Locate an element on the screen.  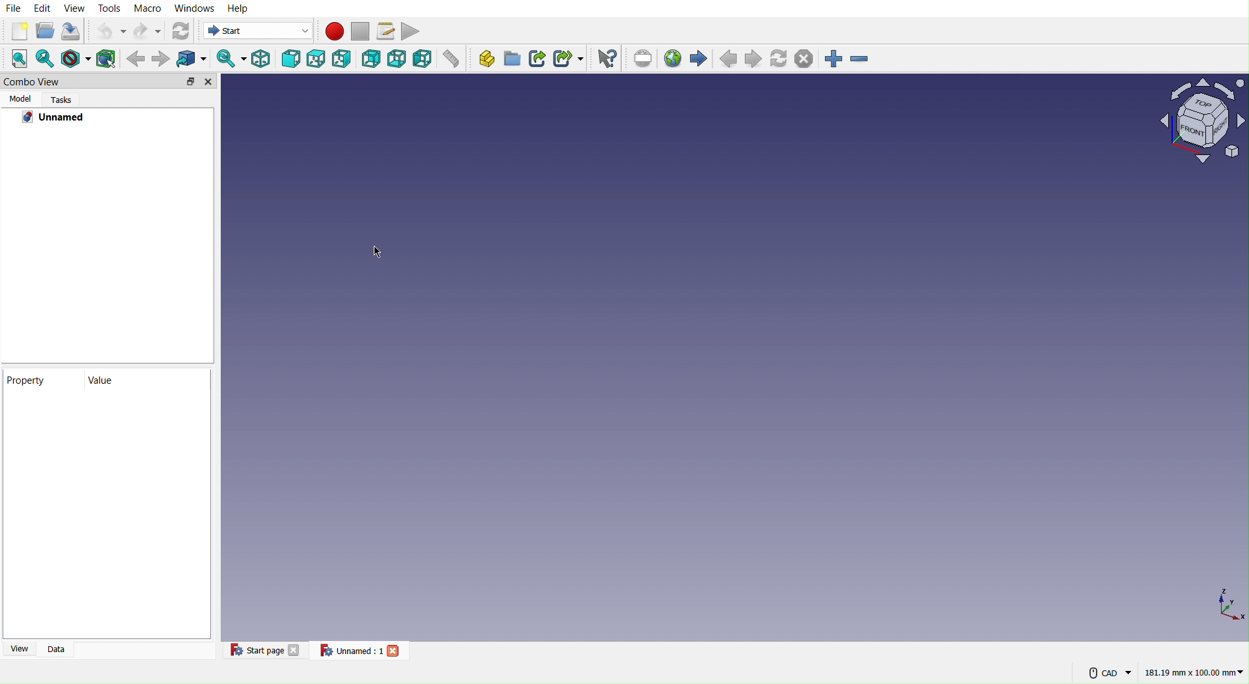
Undo is located at coordinates (111, 31).